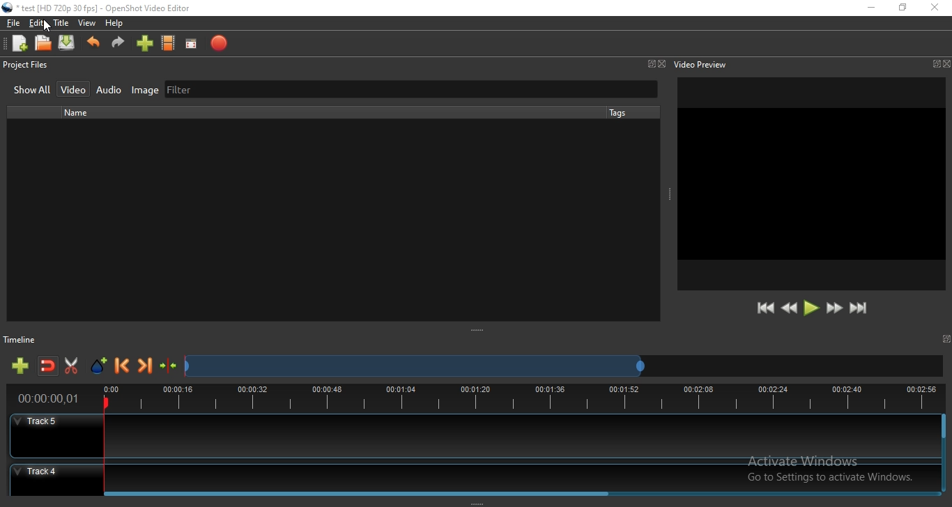  I want to click on Choose profiles, so click(169, 44).